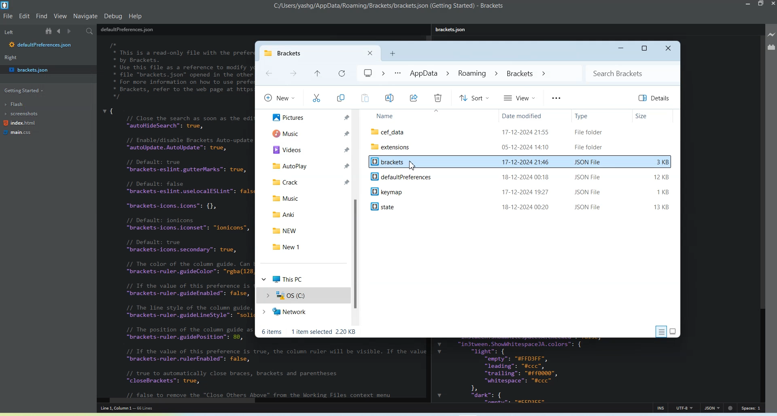 Image resolution: width=777 pixels, height=416 pixels. Describe the element at coordinates (661, 331) in the screenshot. I see `Display information ` at that location.